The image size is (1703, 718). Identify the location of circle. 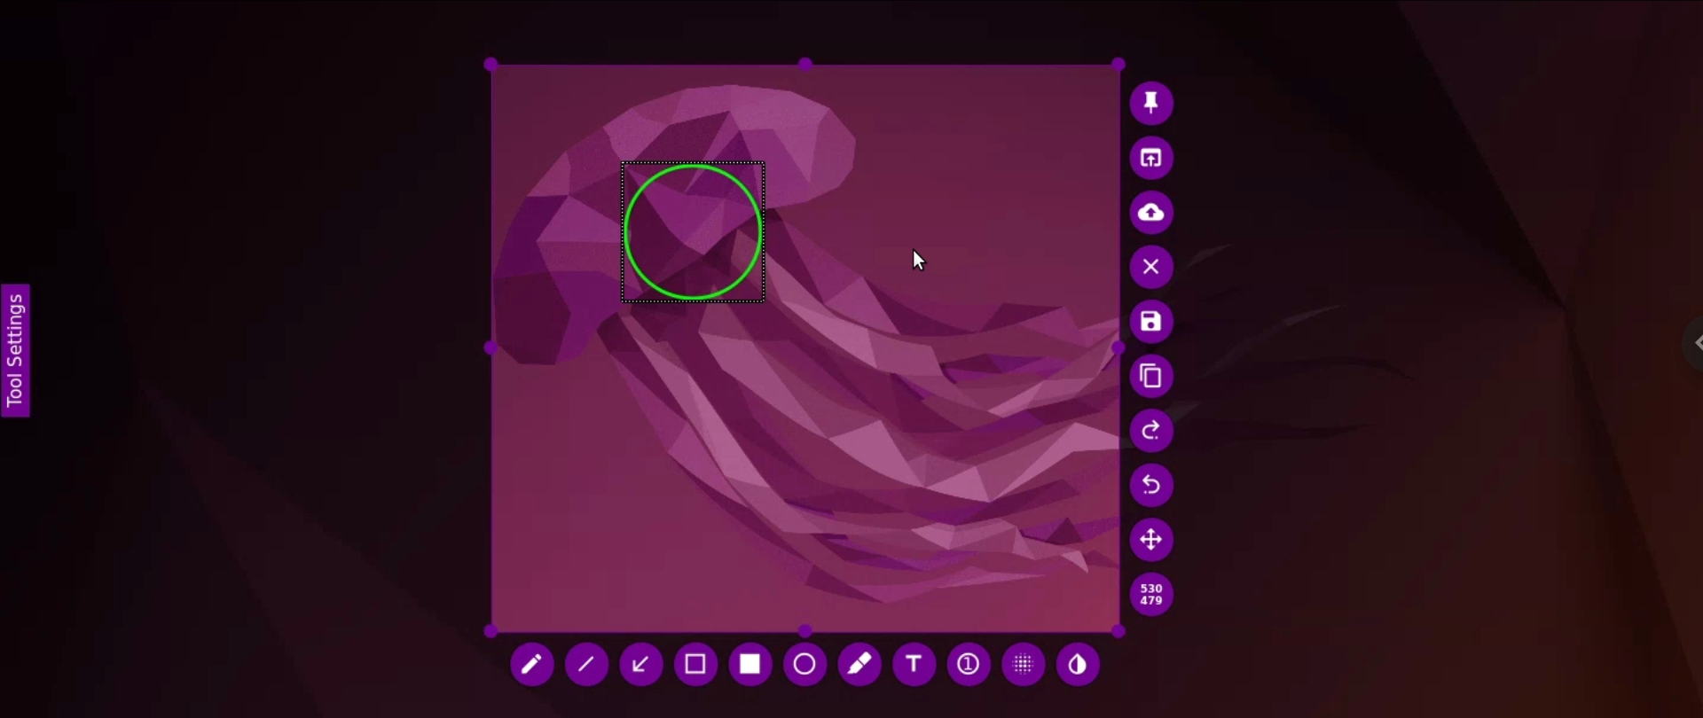
(806, 662).